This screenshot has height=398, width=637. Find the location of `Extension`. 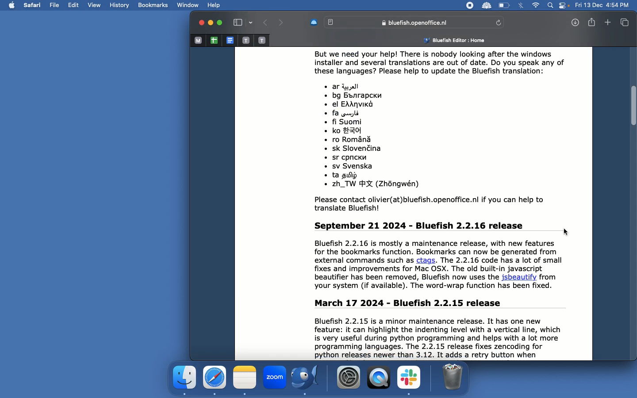

Extension is located at coordinates (314, 23).